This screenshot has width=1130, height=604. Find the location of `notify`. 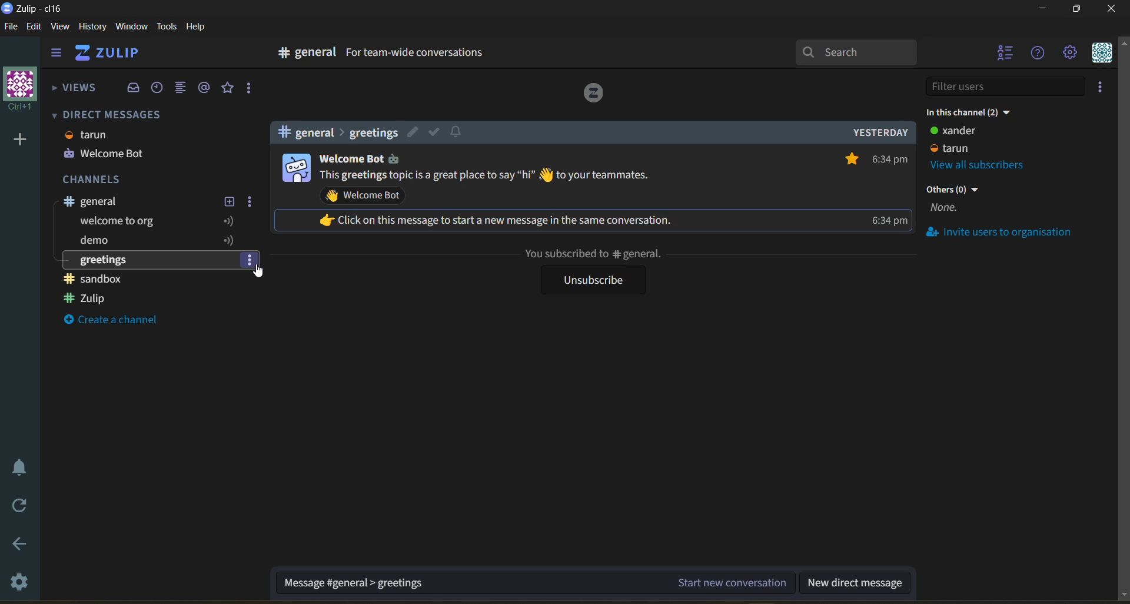

notify is located at coordinates (457, 133).